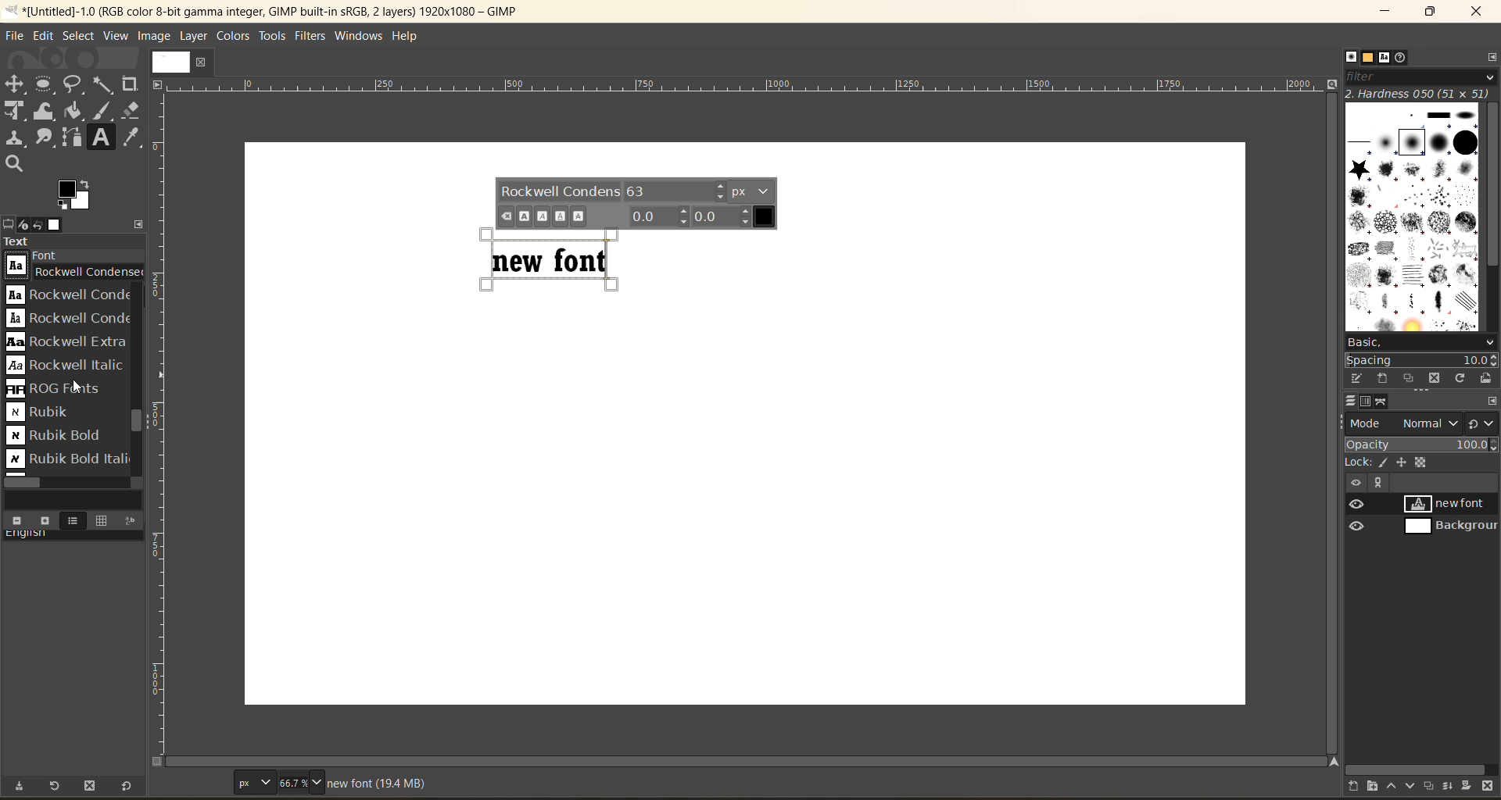  Describe the element at coordinates (142, 223) in the screenshot. I see `configure` at that location.